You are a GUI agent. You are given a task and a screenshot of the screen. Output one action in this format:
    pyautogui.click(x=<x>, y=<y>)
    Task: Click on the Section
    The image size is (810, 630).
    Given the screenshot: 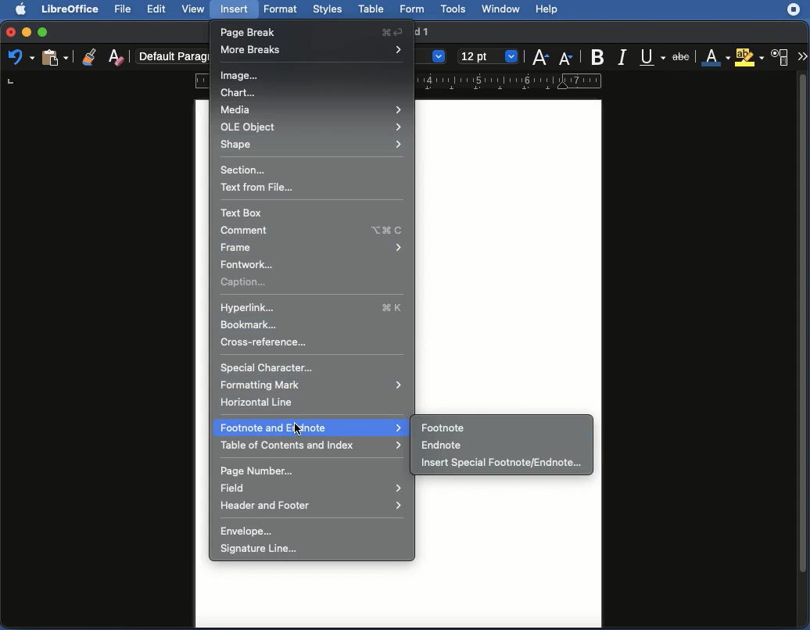 What is the action you would take?
    pyautogui.click(x=249, y=170)
    